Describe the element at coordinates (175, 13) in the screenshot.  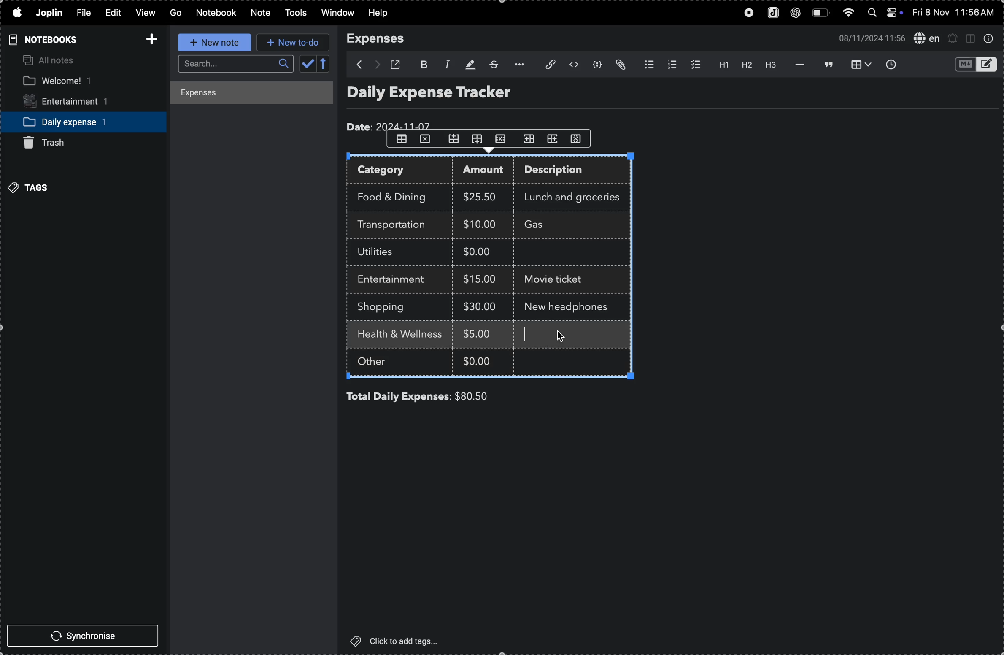
I see `go` at that location.